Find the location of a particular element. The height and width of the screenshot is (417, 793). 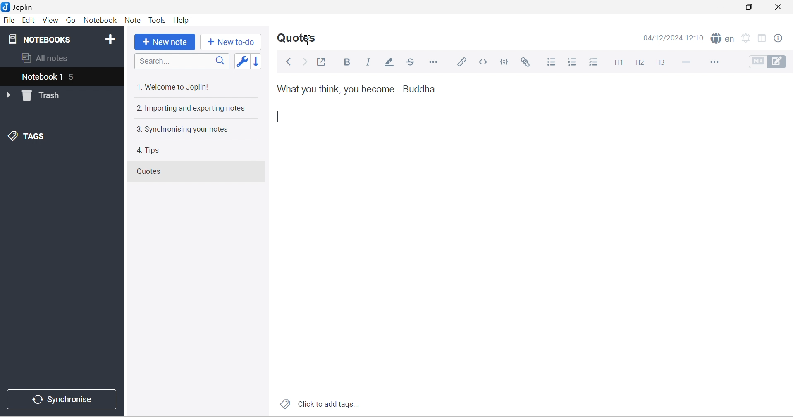

Attach file is located at coordinates (530, 62).